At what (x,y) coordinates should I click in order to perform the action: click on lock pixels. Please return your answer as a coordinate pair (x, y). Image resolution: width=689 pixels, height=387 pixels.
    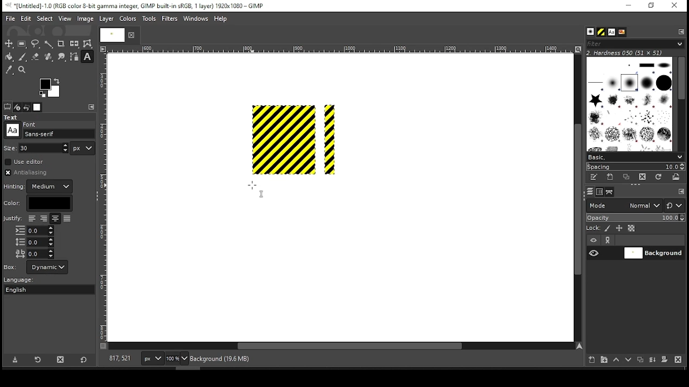
    Looking at the image, I should click on (609, 228).